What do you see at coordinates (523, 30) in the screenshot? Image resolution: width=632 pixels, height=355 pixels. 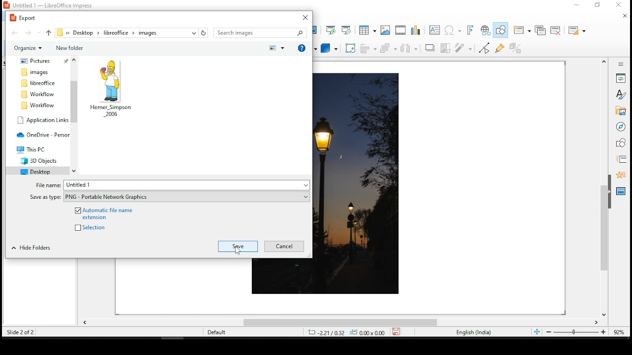 I see `new slide` at bounding box center [523, 30].